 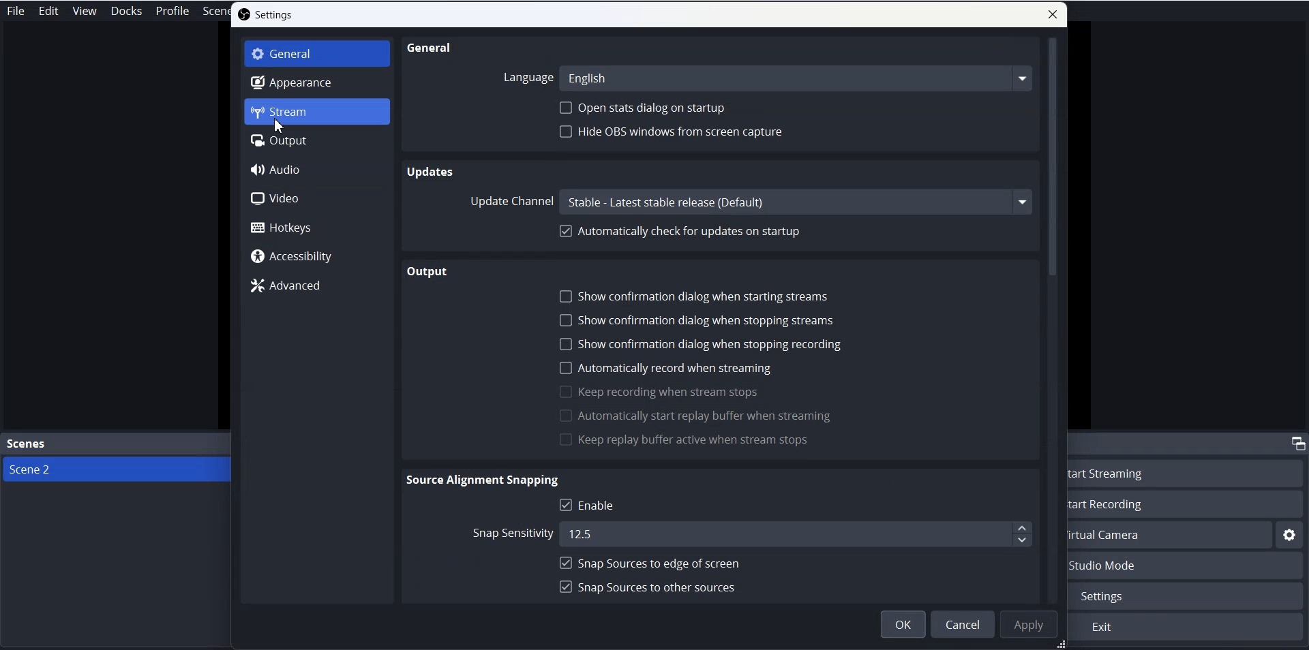 What do you see at coordinates (266, 14) in the screenshot?
I see `Settings` at bounding box center [266, 14].